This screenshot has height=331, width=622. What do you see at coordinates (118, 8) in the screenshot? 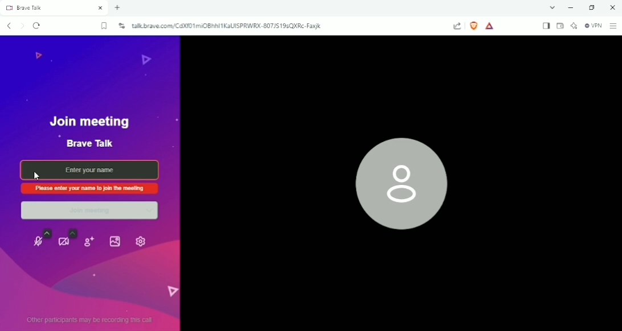
I see `New tab` at bounding box center [118, 8].